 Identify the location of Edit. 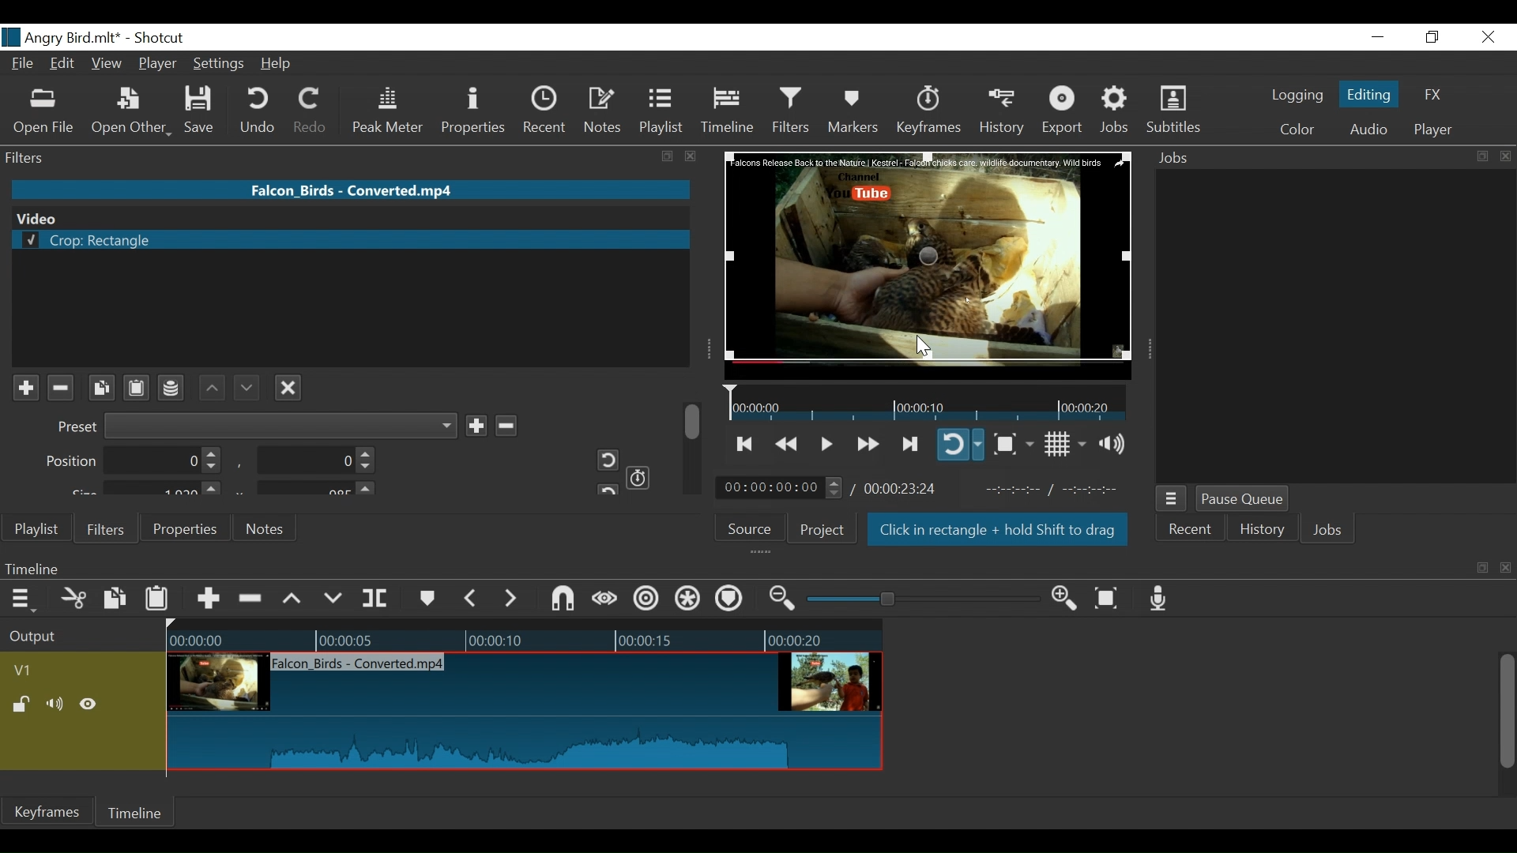
(65, 65).